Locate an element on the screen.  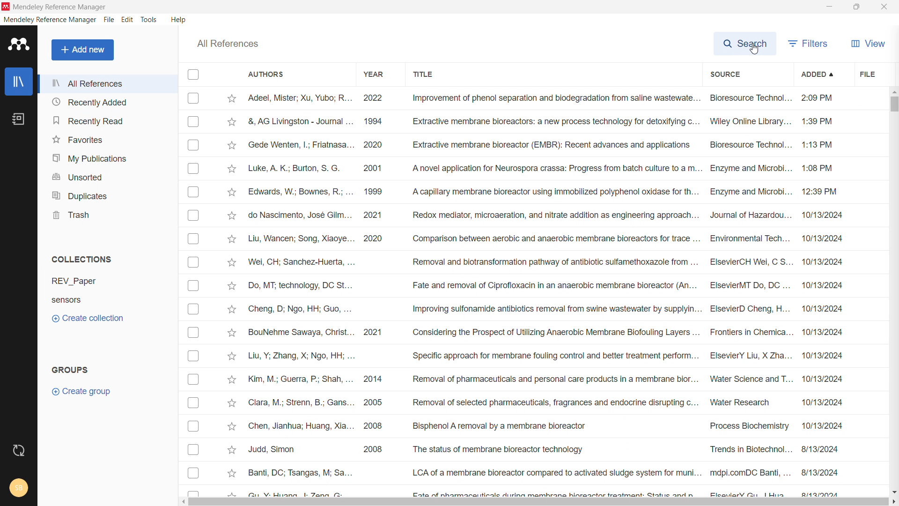
tools is located at coordinates (149, 20).